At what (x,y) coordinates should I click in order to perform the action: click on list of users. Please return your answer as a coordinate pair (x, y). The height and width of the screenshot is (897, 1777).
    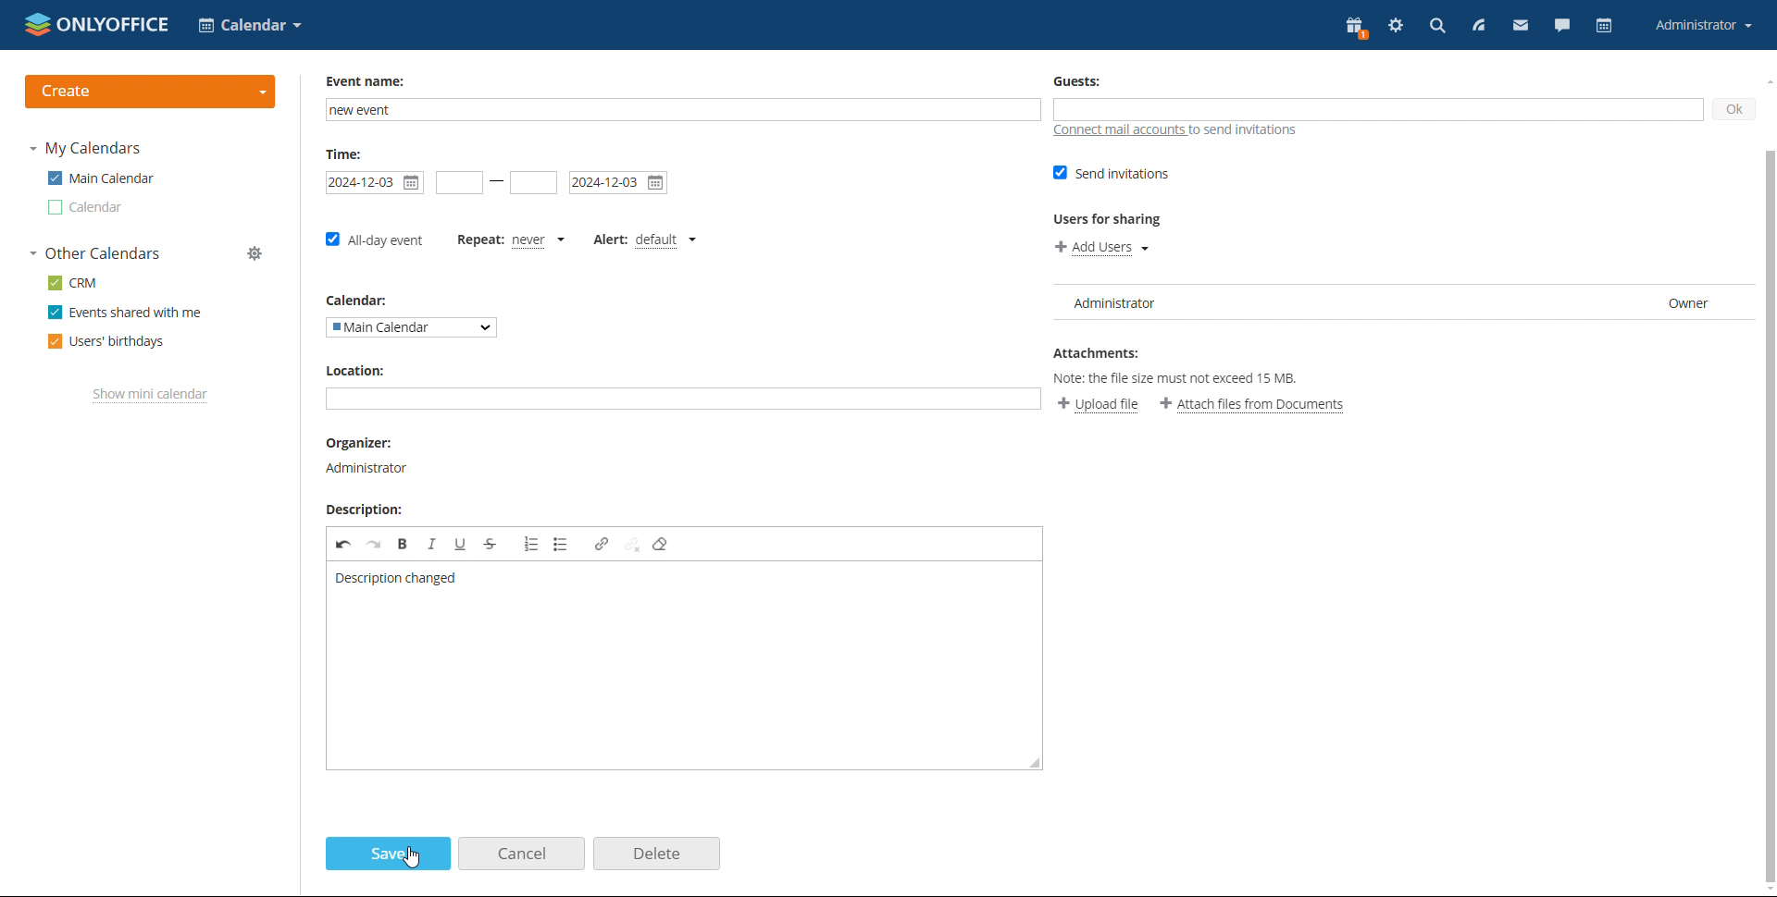
    Looking at the image, I should click on (1406, 297).